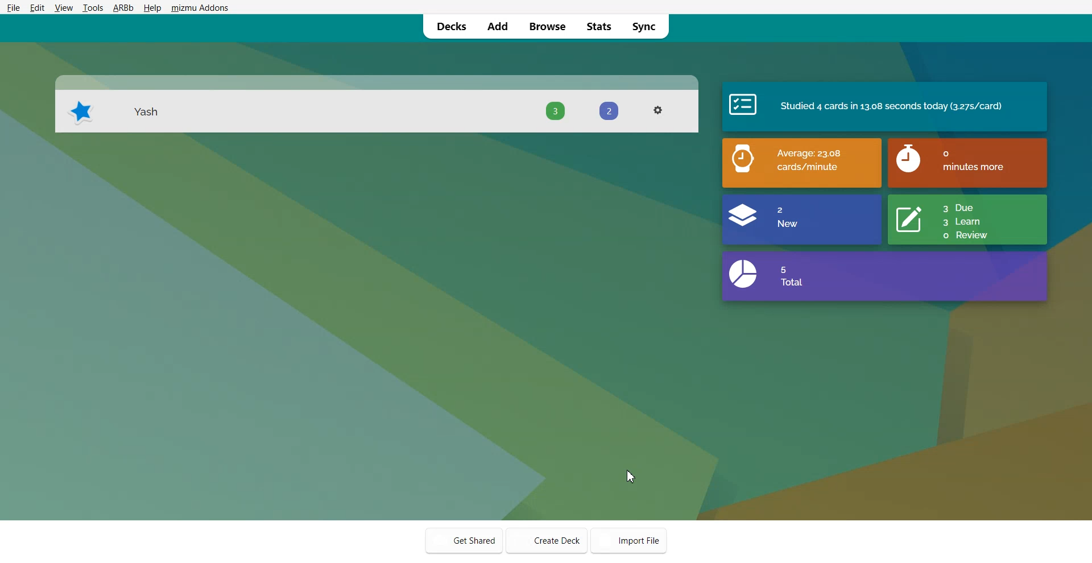 Image resolution: width=1092 pixels, height=563 pixels. What do you see at coordinates (886, 107) in the screenshot?
I see `Studied 4 cards in 13.08 seconds today (3.725/card)` at bounding box center [886, 107].